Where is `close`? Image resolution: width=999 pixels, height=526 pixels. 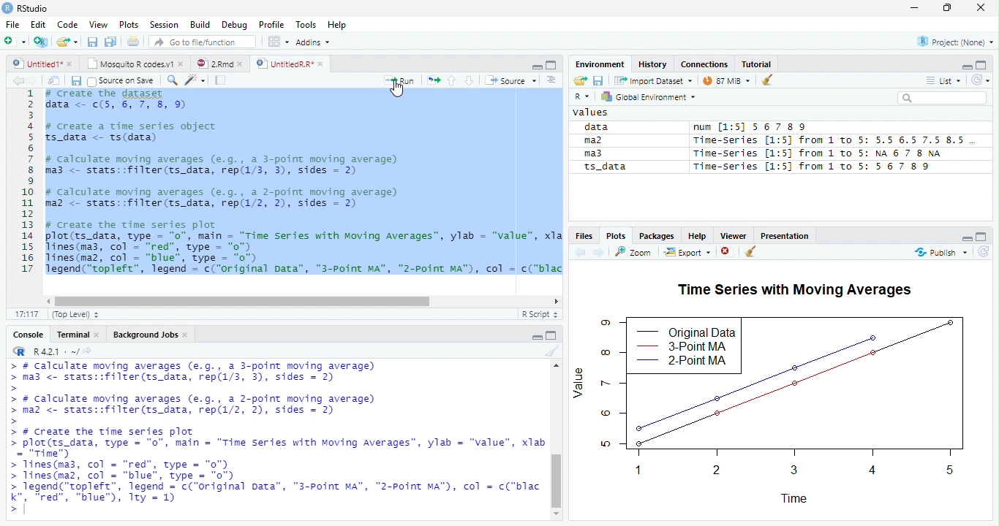 close is located at coordinates (728, 253).